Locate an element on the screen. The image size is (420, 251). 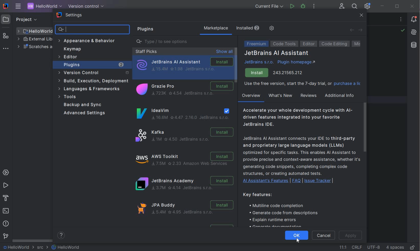
freemium is located at coordinates (255, 44).